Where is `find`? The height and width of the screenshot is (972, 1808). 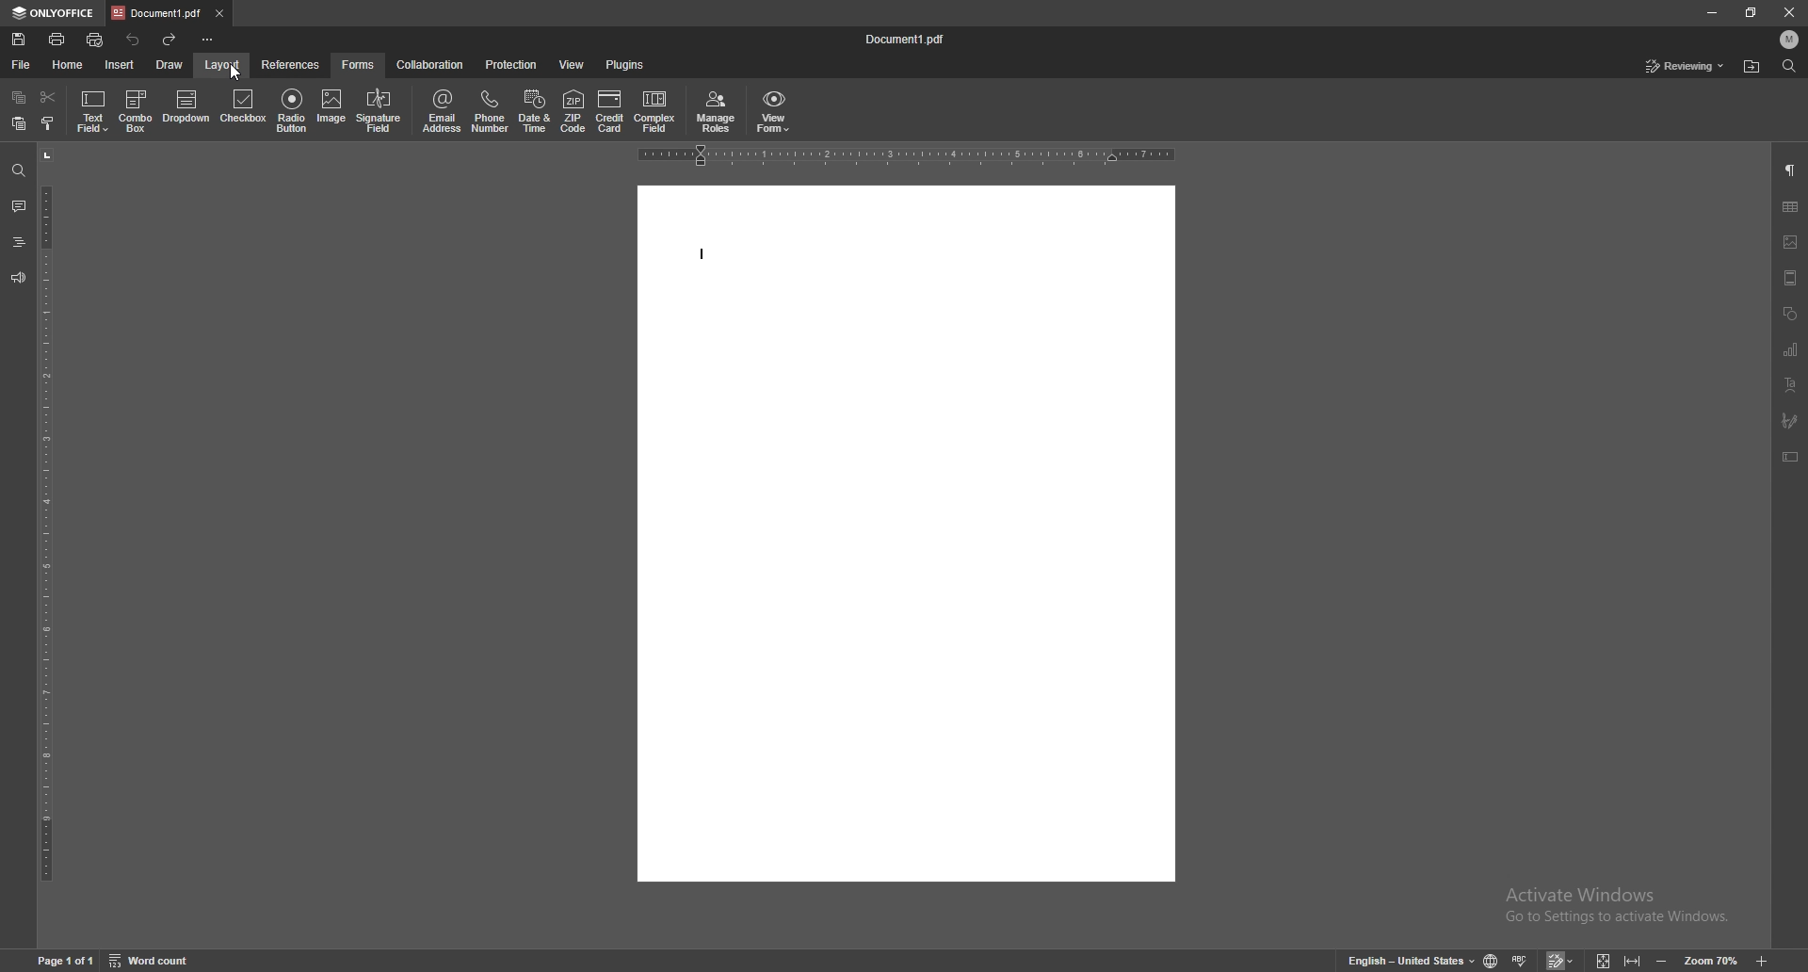
find is located at coordinates (1790, 66).